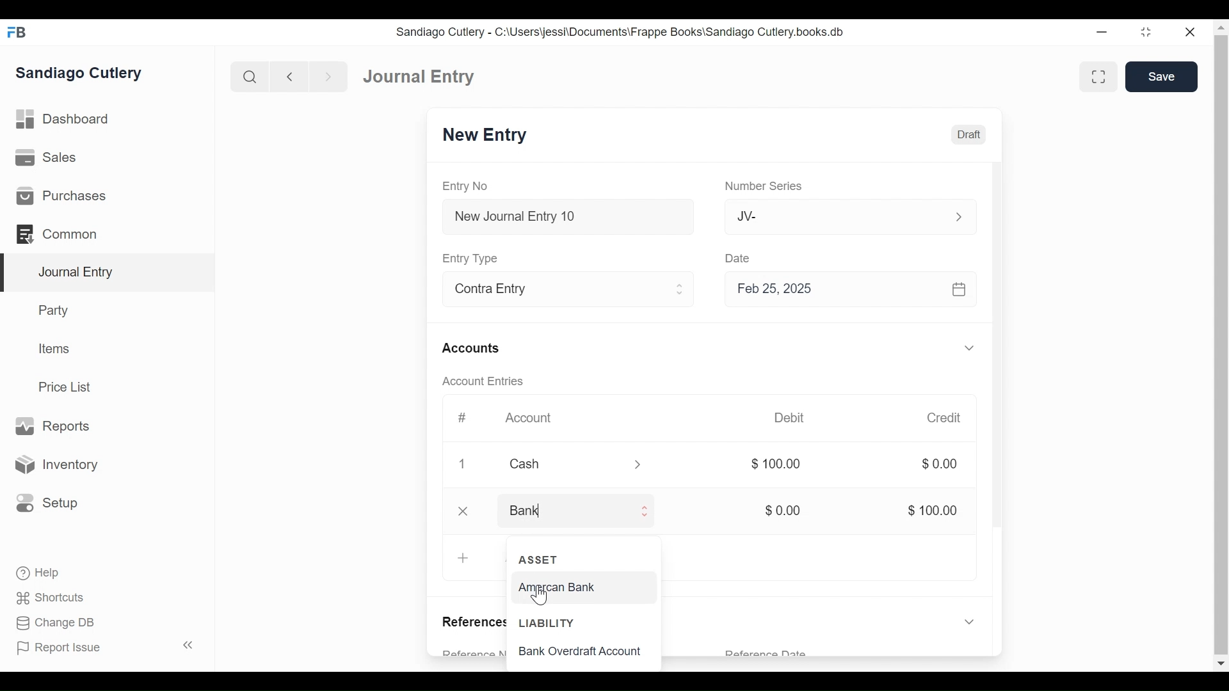  I want to click on Sandiago Cutlery - C:\Users\jessi\Documents\Frappe Books\Sandiago Cutlery.books.db, so click(626, 33).